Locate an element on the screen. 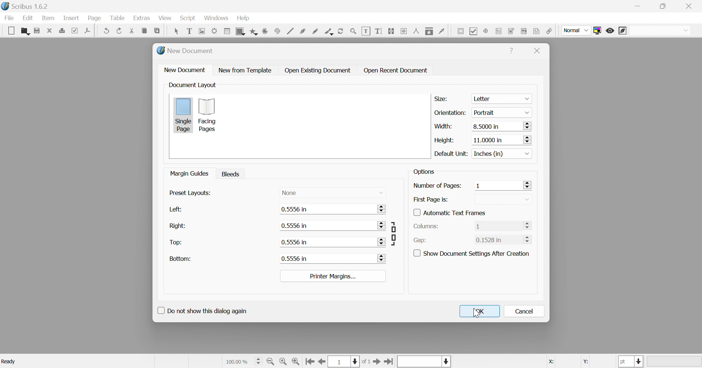 The width and height of the screenshot is (702, 368). go to next page is located at coordinates (377, 362).